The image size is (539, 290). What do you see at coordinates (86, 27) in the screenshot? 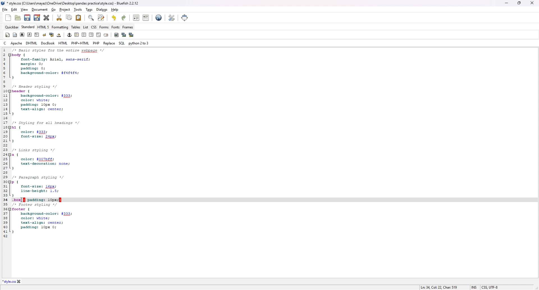
I see `list` at bounding box center [86, 27].